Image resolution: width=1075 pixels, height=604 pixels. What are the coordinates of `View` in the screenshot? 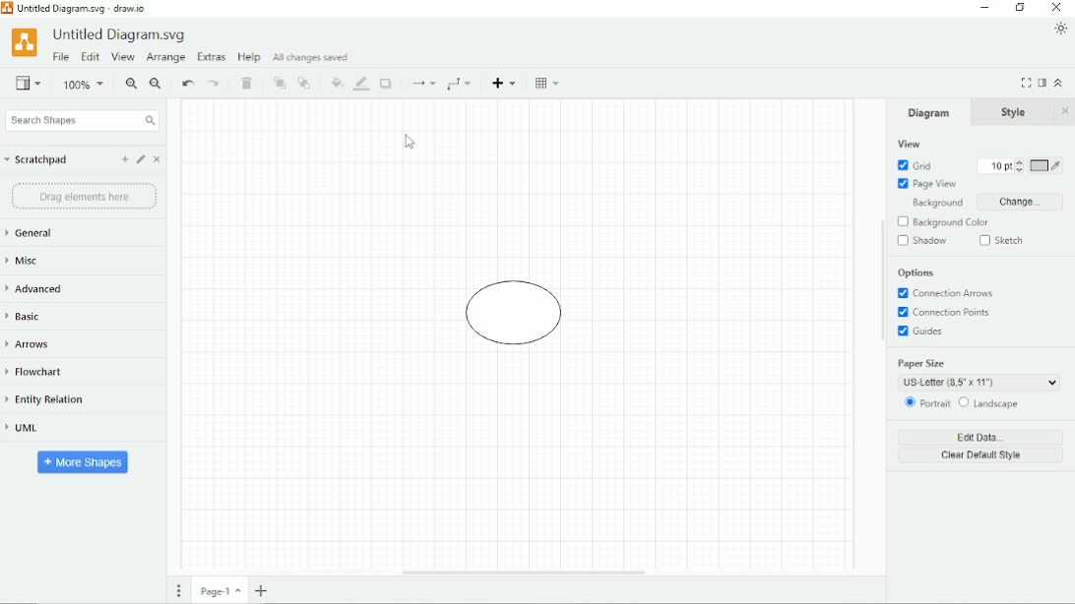 It's located at (908, 144).